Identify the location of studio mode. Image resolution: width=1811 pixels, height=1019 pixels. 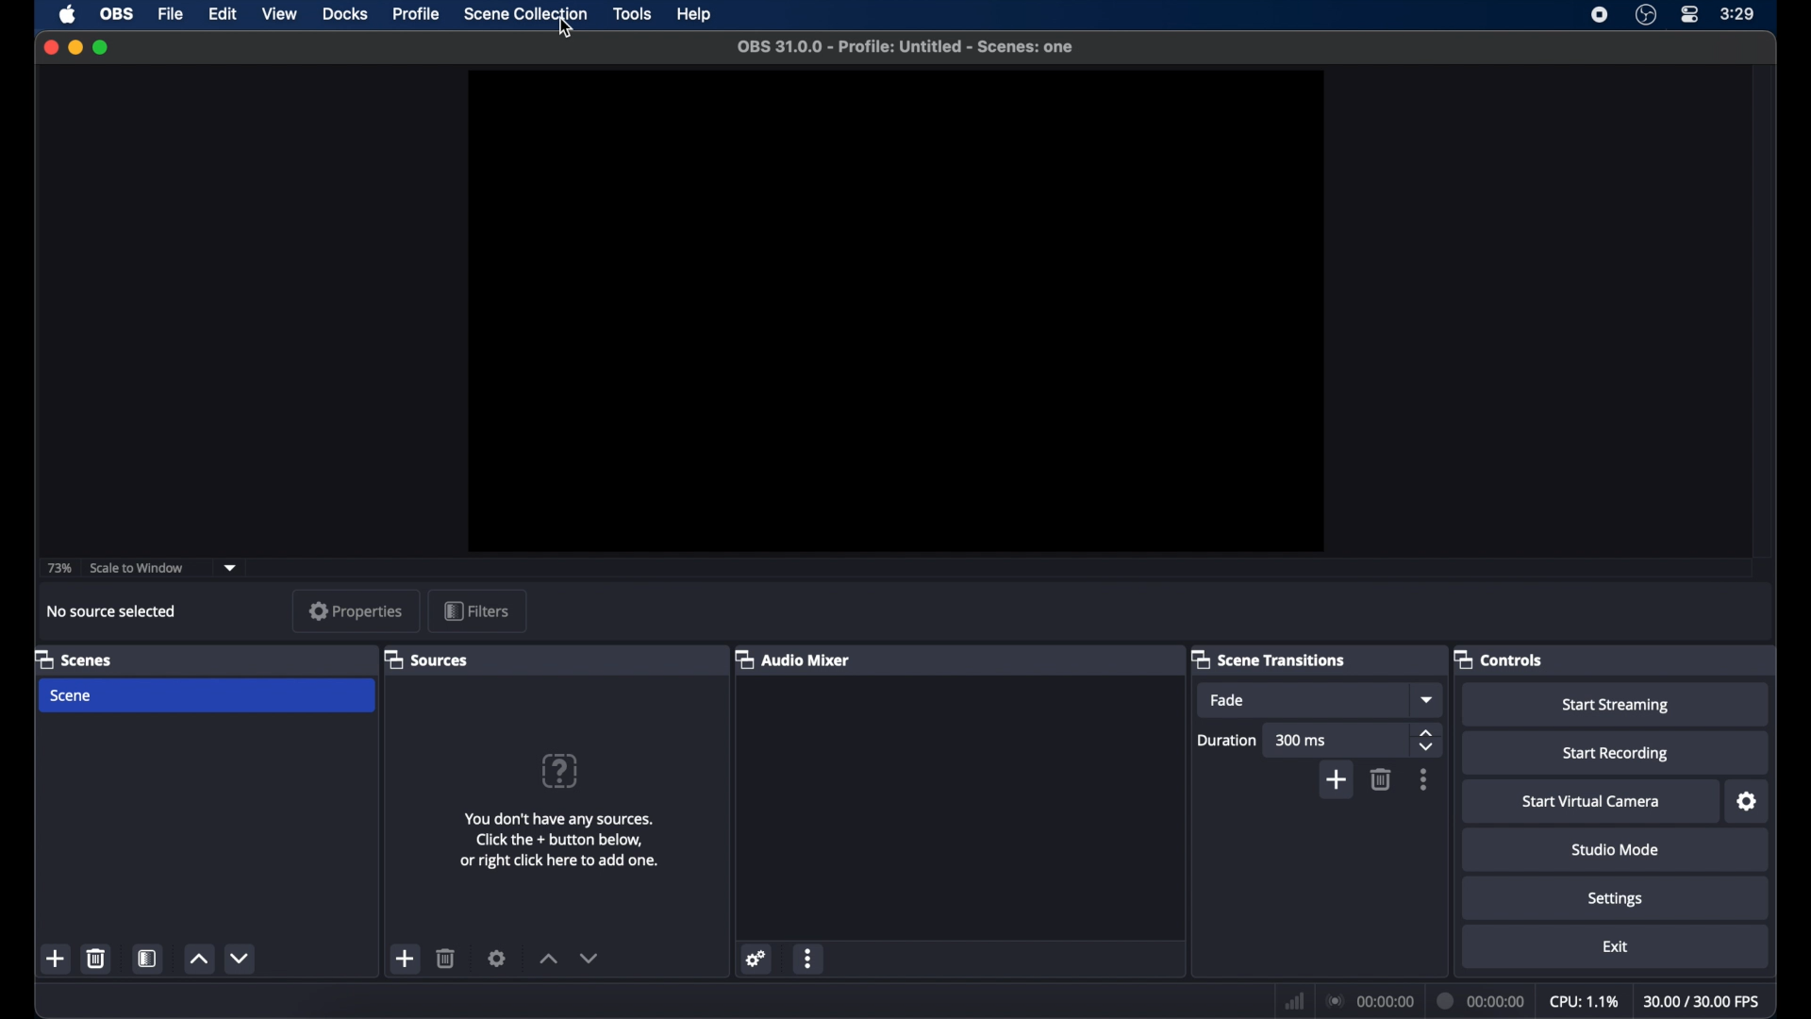
(1618, 849).